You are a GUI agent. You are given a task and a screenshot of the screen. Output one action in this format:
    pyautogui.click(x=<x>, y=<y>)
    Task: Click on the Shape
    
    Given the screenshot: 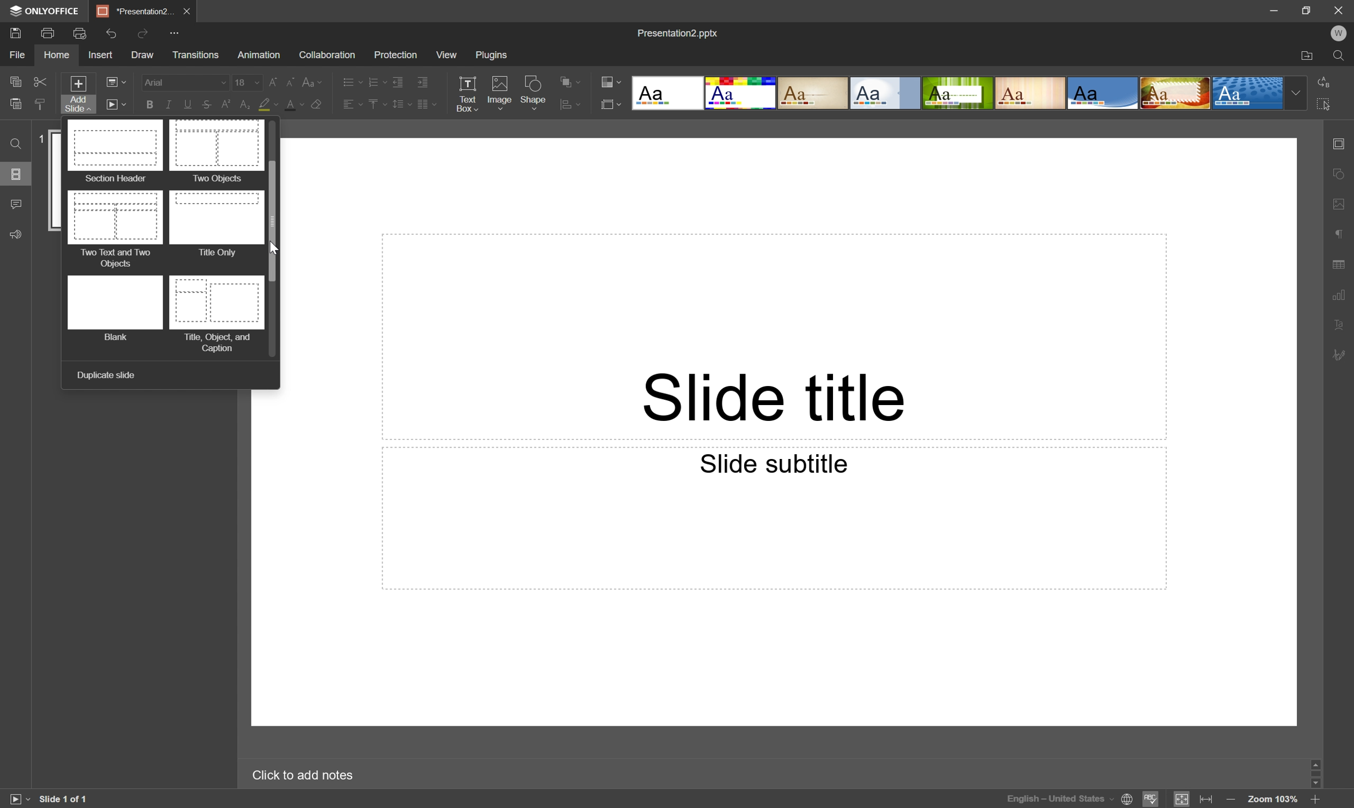 What is the action you would take?
    pyautogui.click(x=536, y=93)
    